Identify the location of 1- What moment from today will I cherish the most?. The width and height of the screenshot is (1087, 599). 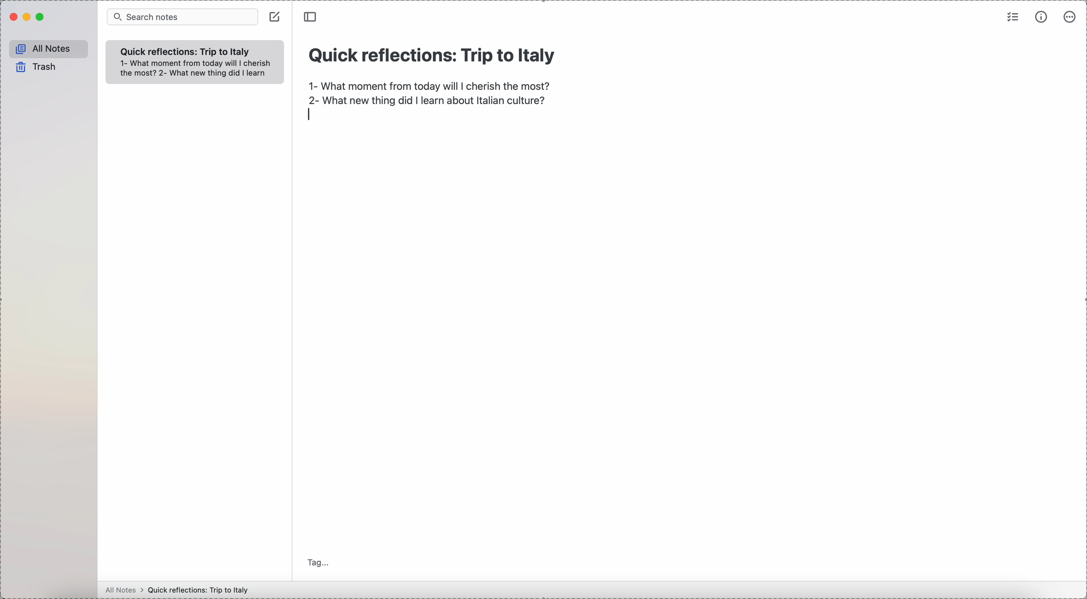
(199, 62).